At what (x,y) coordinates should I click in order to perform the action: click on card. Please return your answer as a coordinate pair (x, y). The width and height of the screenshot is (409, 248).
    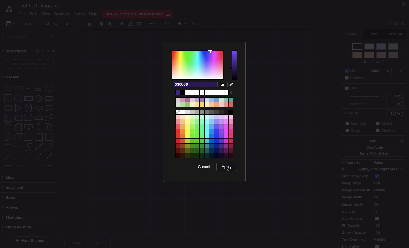
    Looking at the image, I should click on (18, 127).